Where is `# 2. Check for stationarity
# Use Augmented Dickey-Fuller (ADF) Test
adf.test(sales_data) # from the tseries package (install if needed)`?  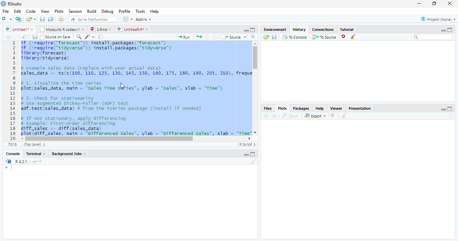
# 2. Check for stationarity
# Use Augmented Dickey-Fuller (ADF) Test
adf.test(sales_data) # from the tseries package (install if needed) is located at coordinates (111, 104).